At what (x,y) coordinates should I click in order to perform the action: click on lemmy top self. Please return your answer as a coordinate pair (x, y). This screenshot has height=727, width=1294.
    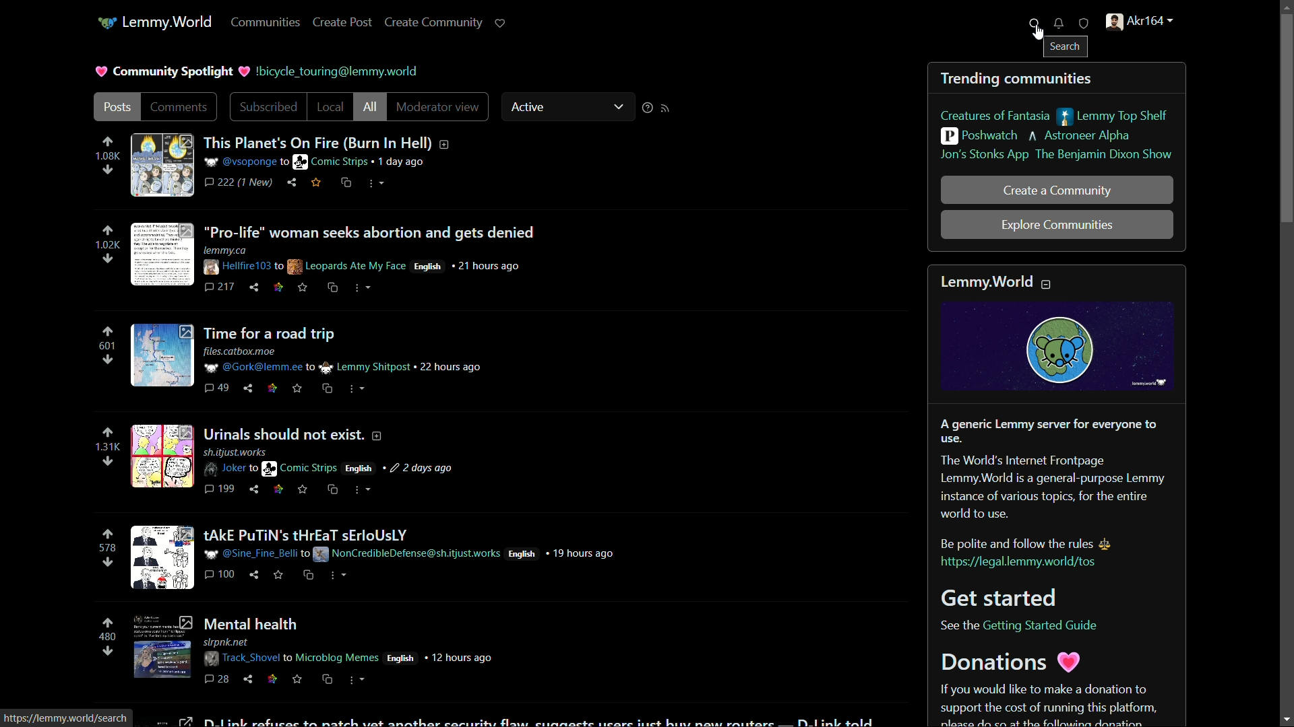
    Looking at the image, I should click on (1113, 117).